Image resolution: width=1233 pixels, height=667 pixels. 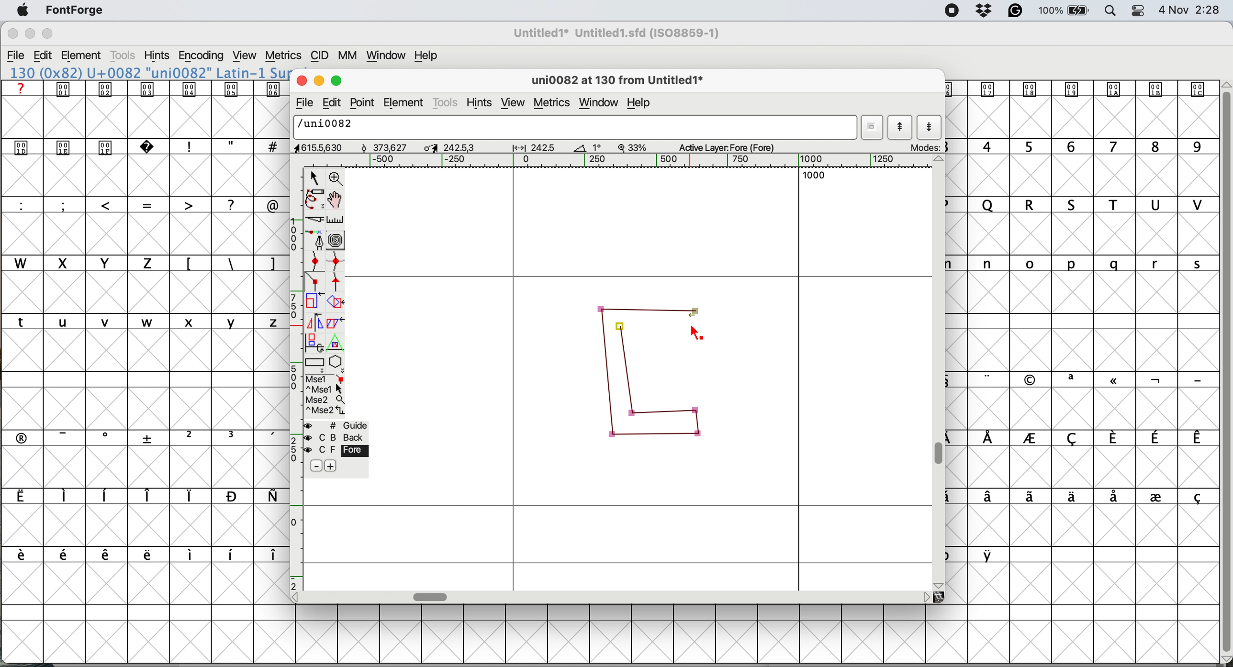 What do you see at coordinates (696, 332) in the screenshot?
I see `cursor` at bounding box center [696, 332].